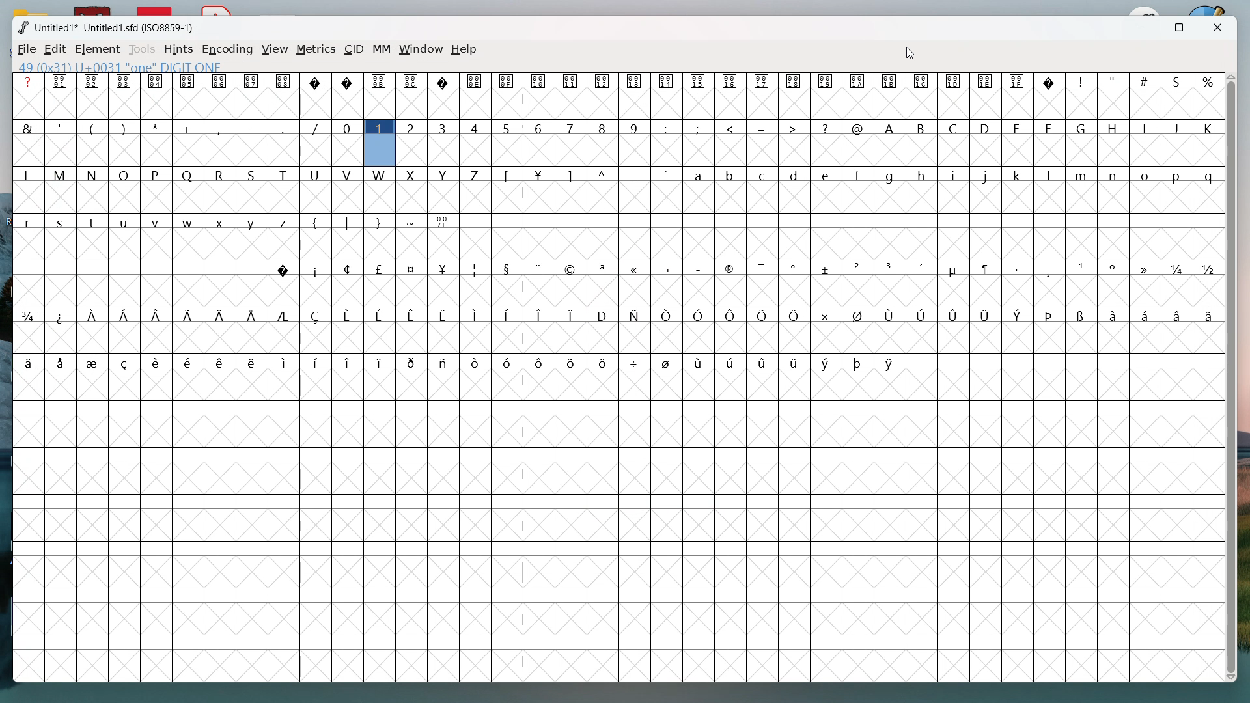 The height and width of the screenshot is (703, 1250). I want to click on symbol, so click(348, 269).